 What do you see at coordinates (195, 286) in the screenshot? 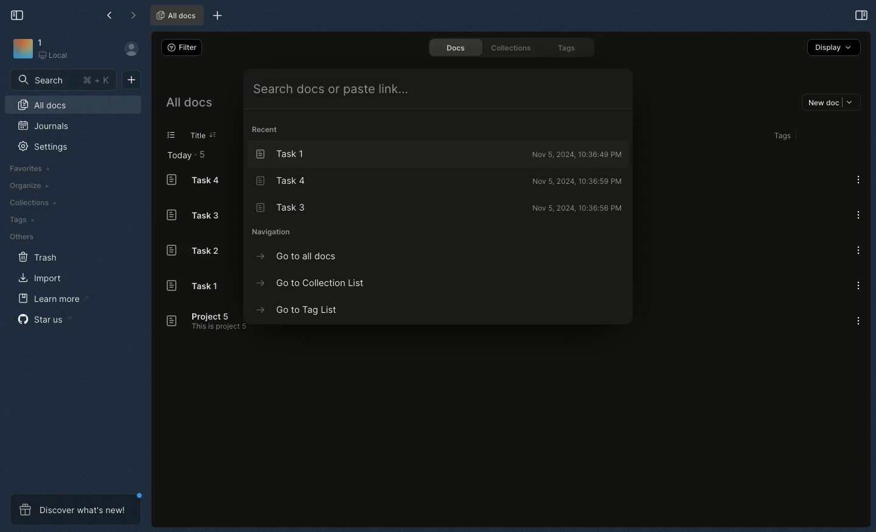
I see `Task 1` at bounding box center [195, 286].